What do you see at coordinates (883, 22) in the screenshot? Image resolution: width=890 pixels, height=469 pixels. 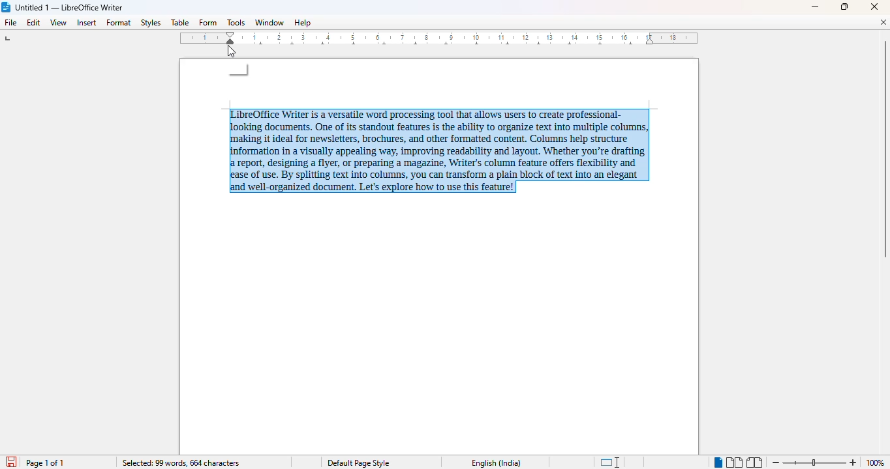 I see `close document` at bounding box center [883, 22].